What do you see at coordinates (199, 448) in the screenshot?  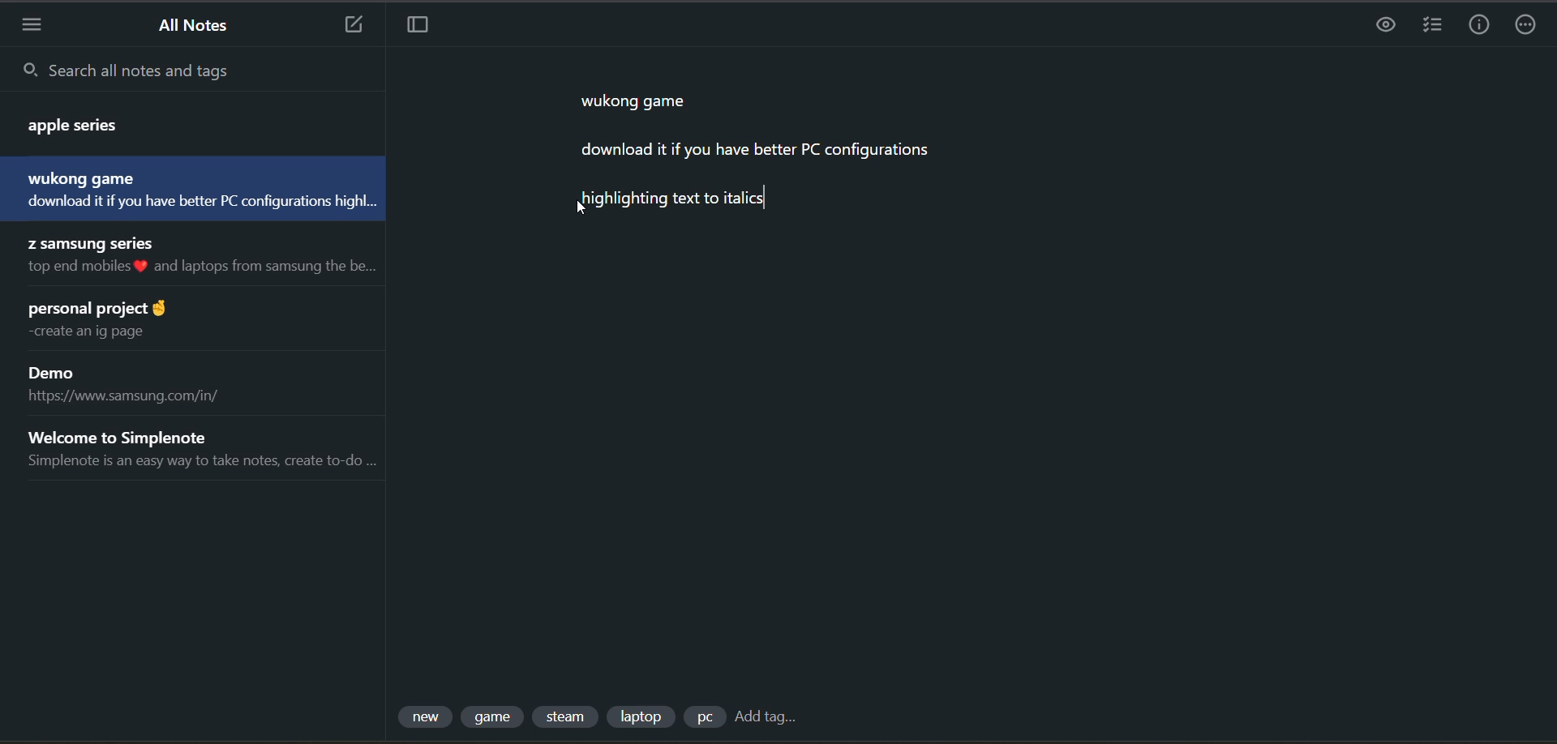 I see `note title and preview` at bounding box center [199, 448].